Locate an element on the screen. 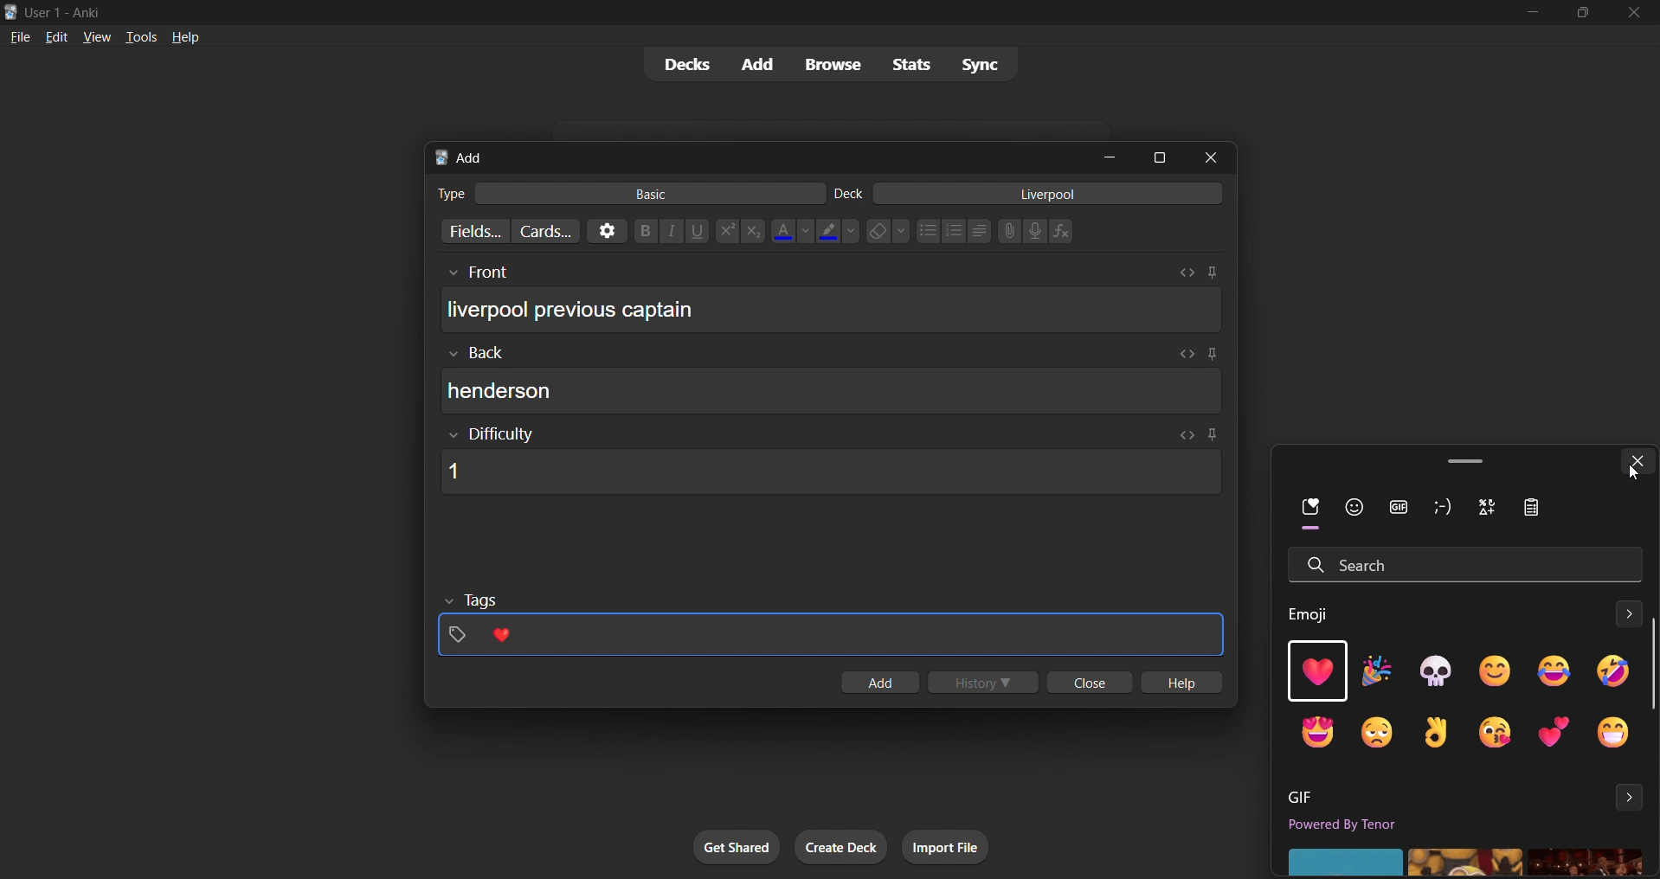 The image size is (1660, 879). emoji is located at coordinates (1387, 730).